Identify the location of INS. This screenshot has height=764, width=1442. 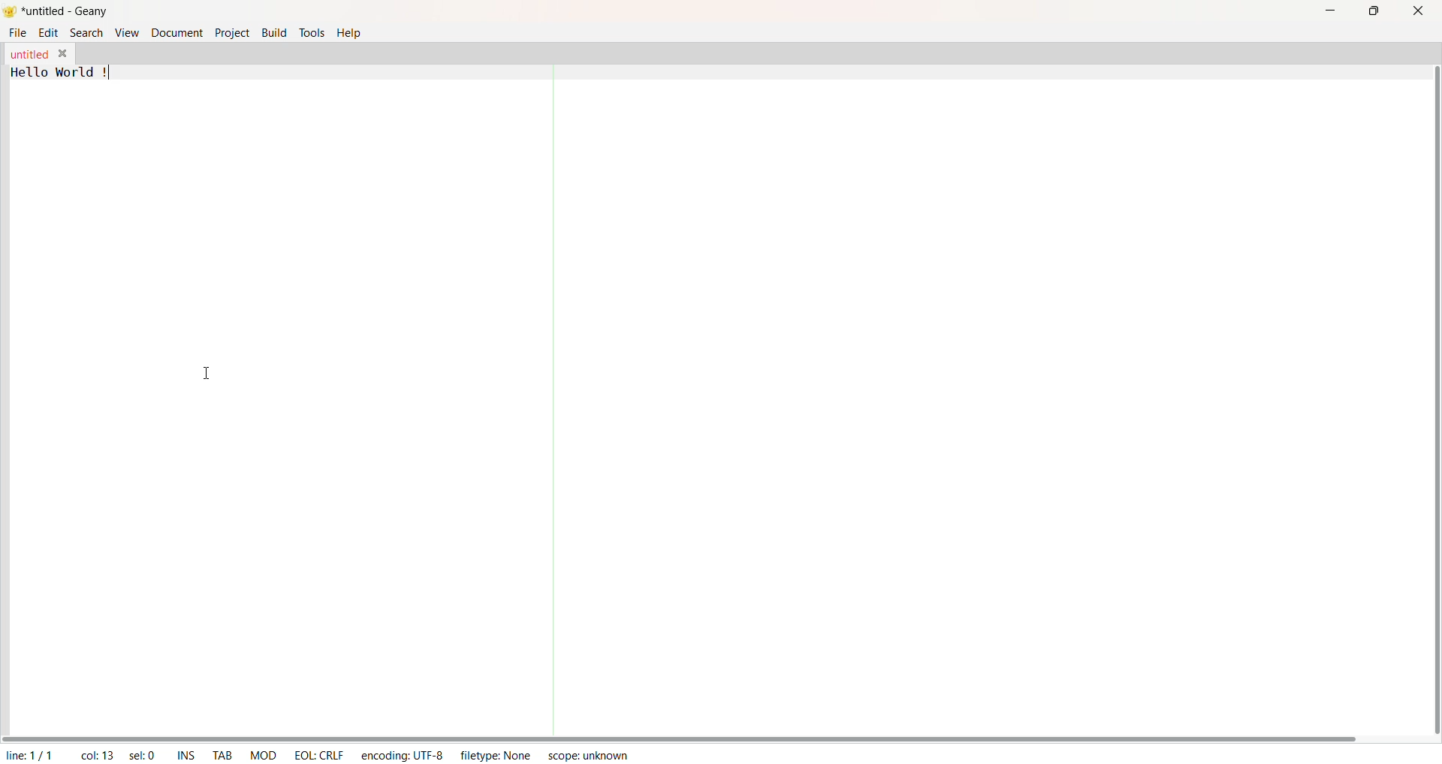
(183, 753).